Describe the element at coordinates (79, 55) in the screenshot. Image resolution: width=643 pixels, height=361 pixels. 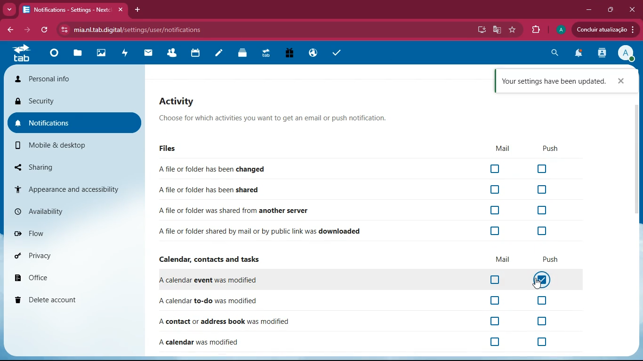
I see `files` at that location.